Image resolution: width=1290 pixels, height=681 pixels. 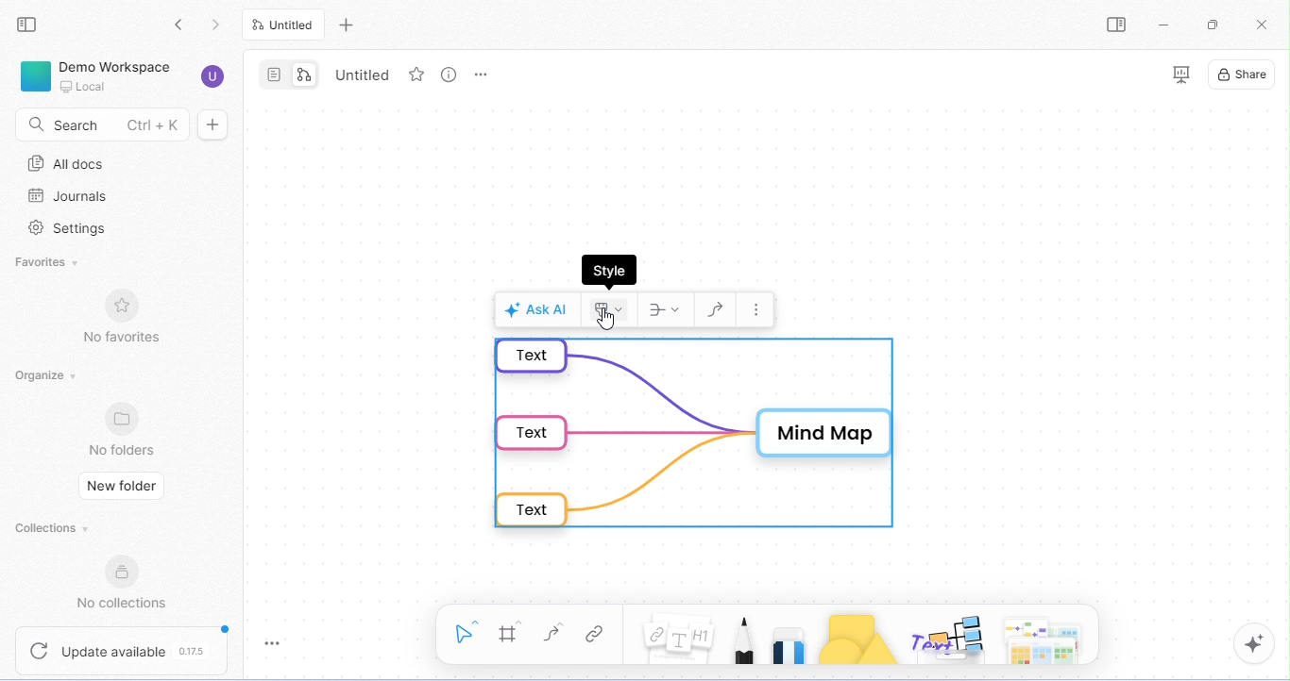 What do you see at coordinates (273, 75) in the screenshot?
I see `page mode` at bounding box center [273, 75].